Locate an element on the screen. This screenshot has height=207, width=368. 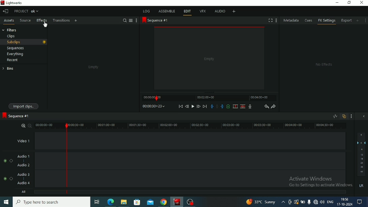
Export is located at coordinates (347, 21).